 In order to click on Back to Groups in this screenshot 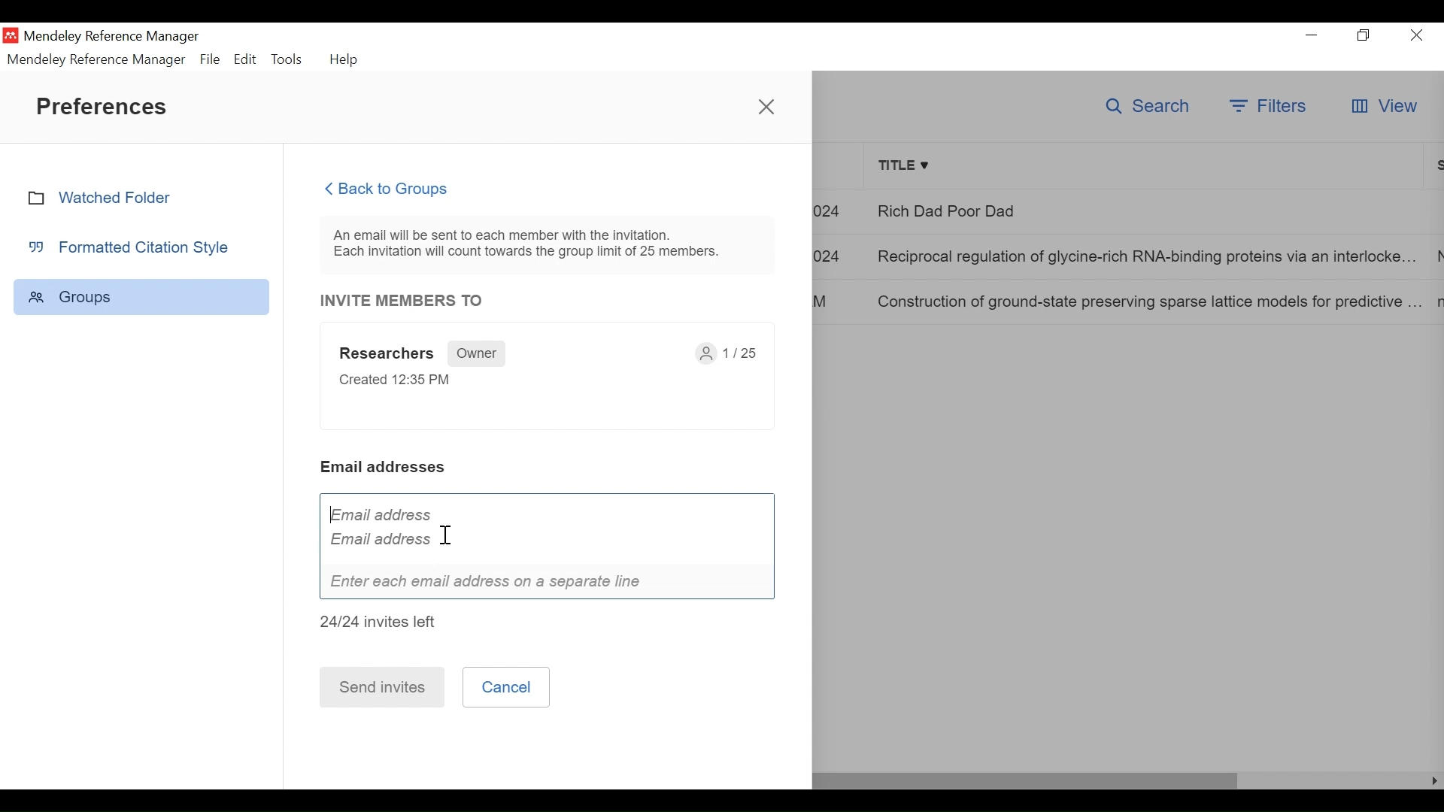, I will do `click(396, 189)`.